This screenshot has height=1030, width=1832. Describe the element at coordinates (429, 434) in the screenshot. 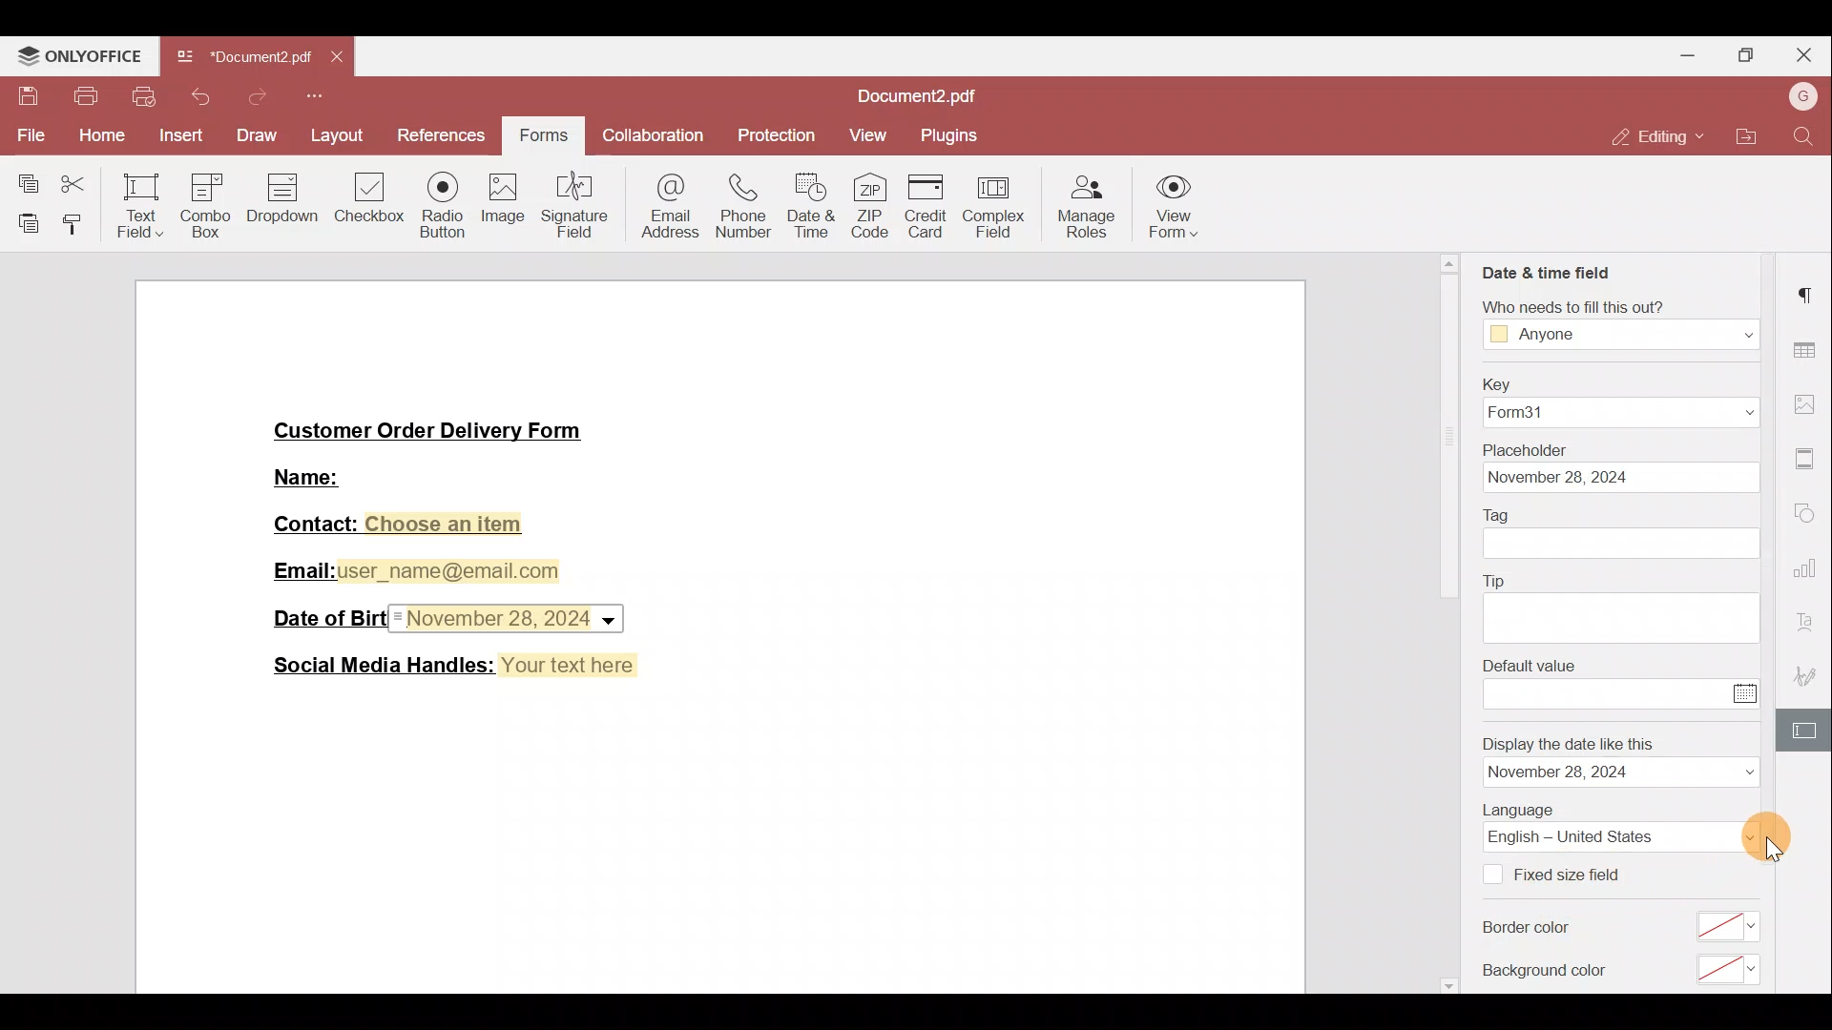

I see `Customer Order Delivery Form|` at that location.